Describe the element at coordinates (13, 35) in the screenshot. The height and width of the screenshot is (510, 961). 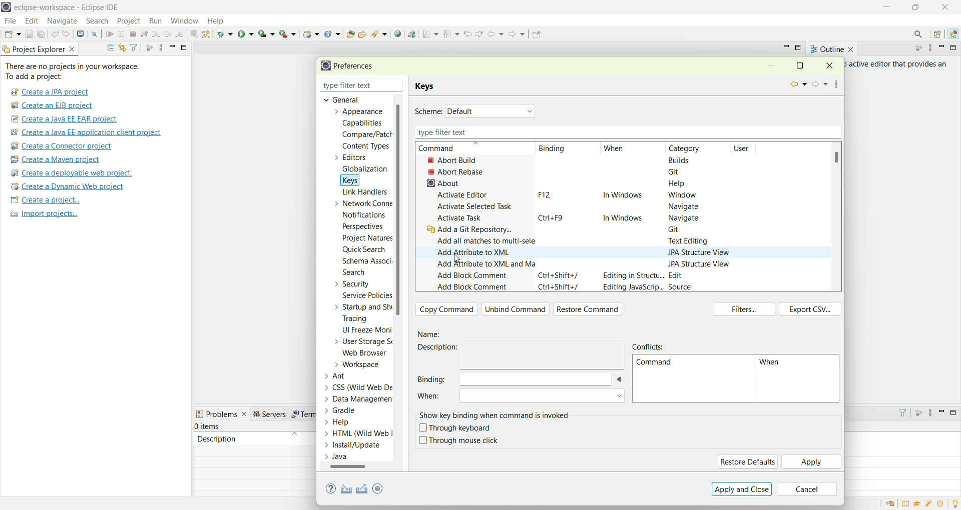
I see `open` at that location.